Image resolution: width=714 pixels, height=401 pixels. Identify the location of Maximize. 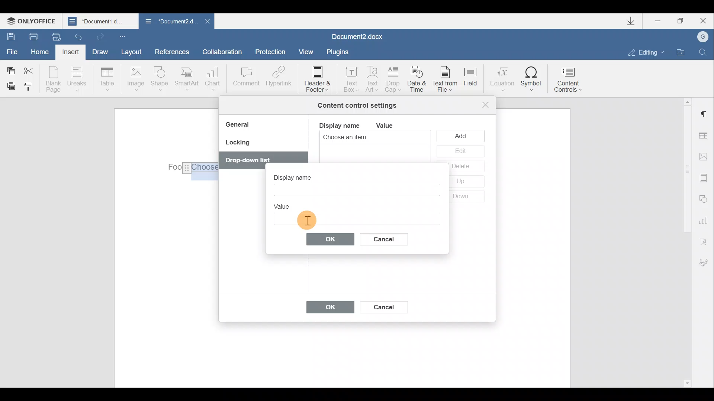
(681, 21).